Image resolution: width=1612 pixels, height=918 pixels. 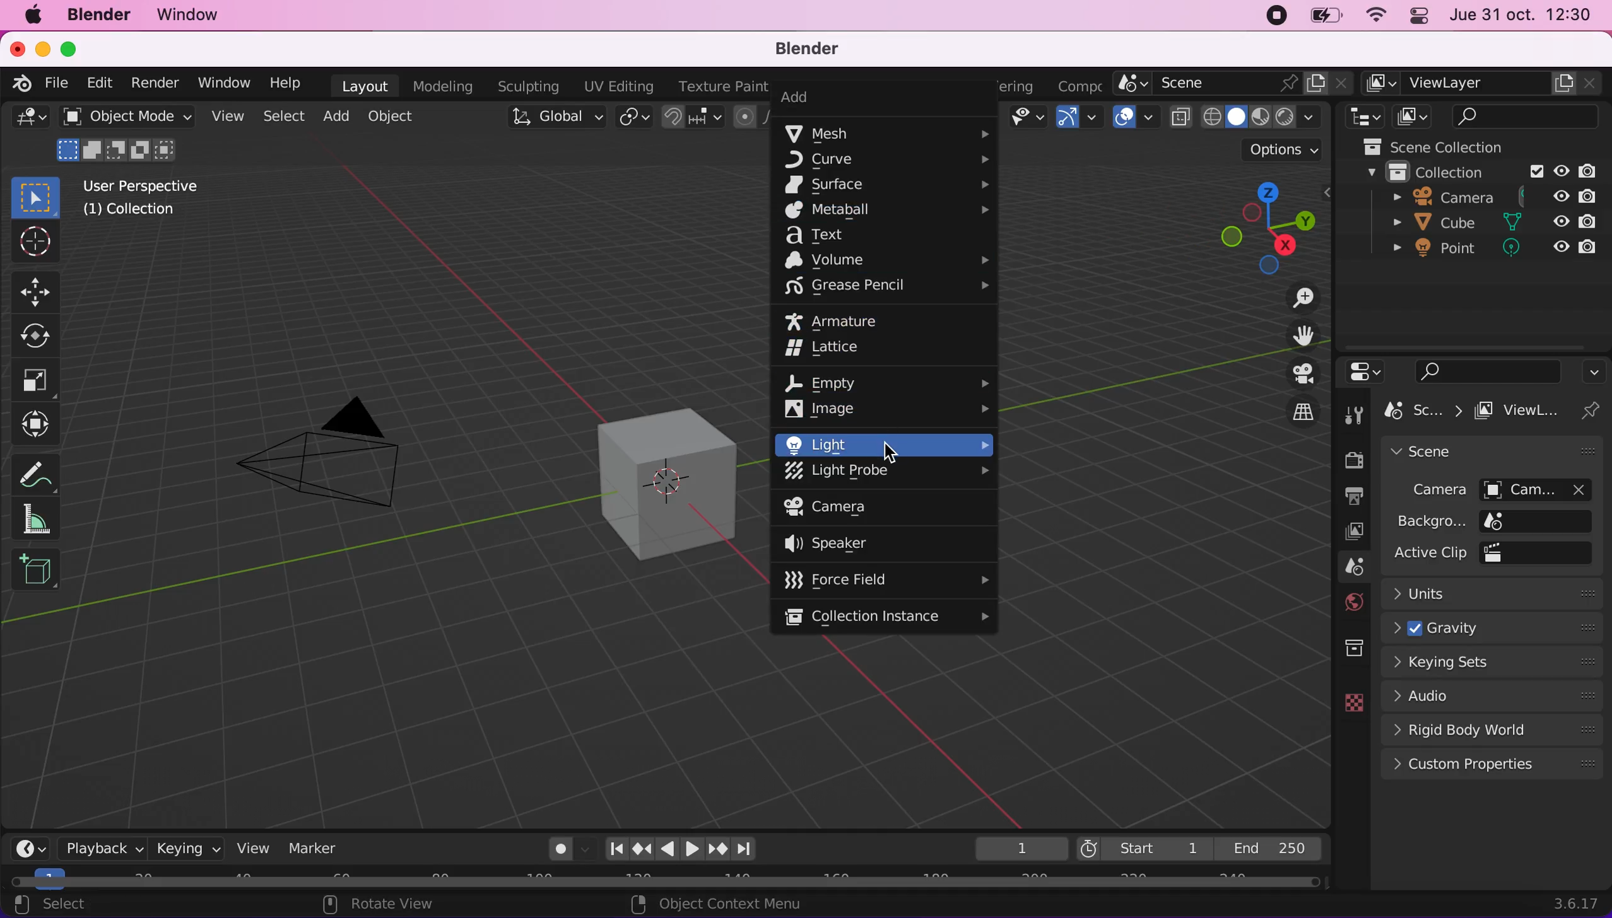 I want to click on view, so click(x=228, y=116).